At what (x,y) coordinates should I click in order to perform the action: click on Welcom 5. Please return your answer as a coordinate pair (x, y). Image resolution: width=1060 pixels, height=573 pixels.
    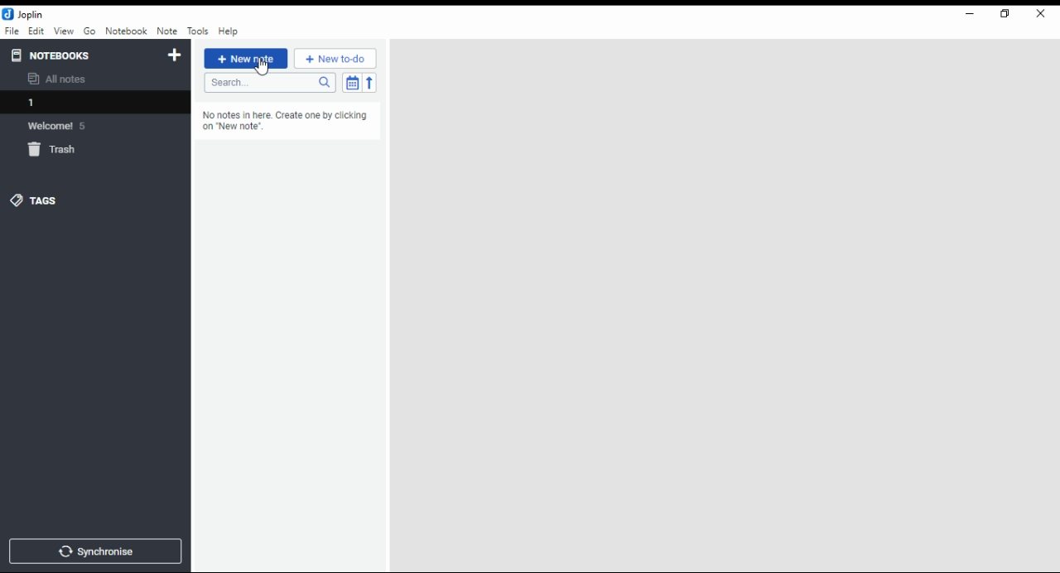
    Looking at the image, I should click on (63, 126).